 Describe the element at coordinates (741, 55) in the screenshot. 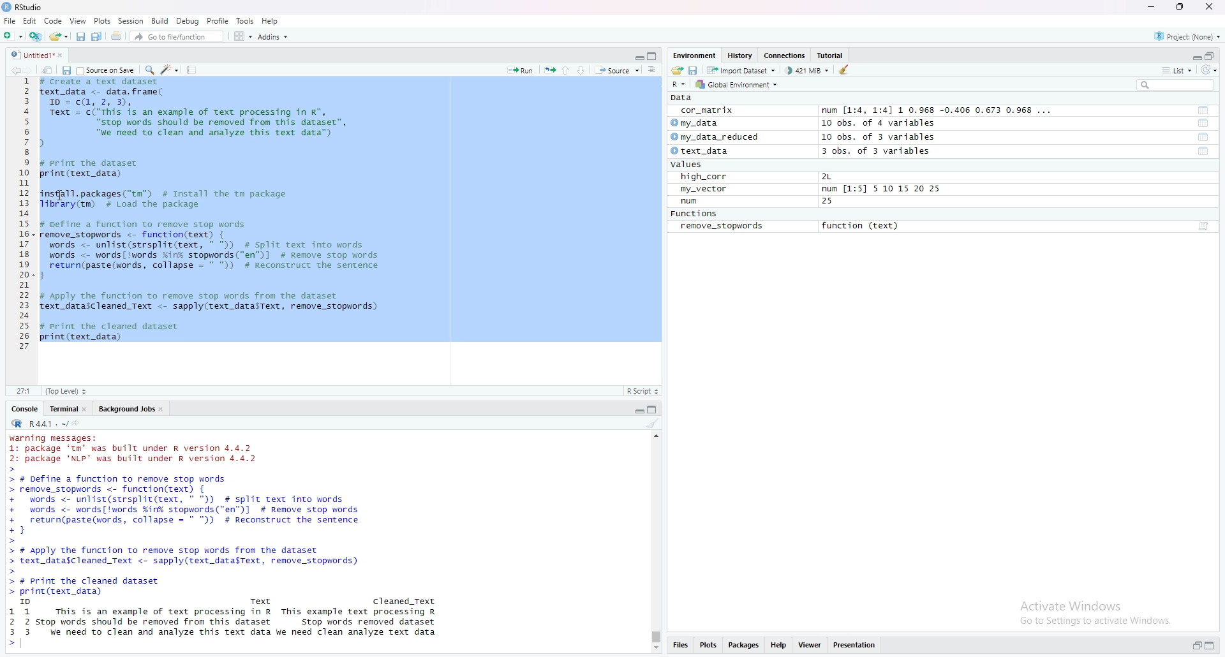

I see `history` at that location.